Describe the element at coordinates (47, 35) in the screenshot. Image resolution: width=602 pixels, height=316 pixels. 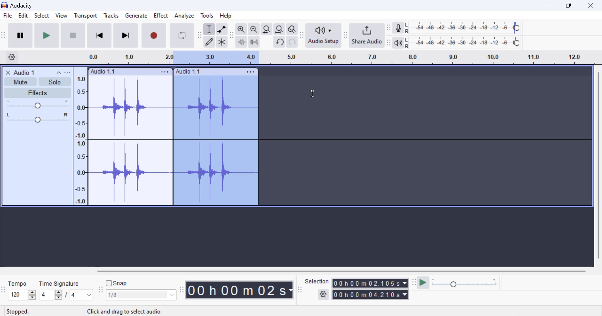
I see `Play` at that location.